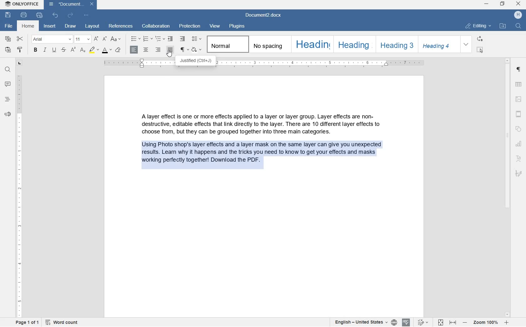 The image size is (526, 327). What do you see at coordinates (71, 26) in the screenshot?
I see `DRAW` at bounding box center [71, 26].